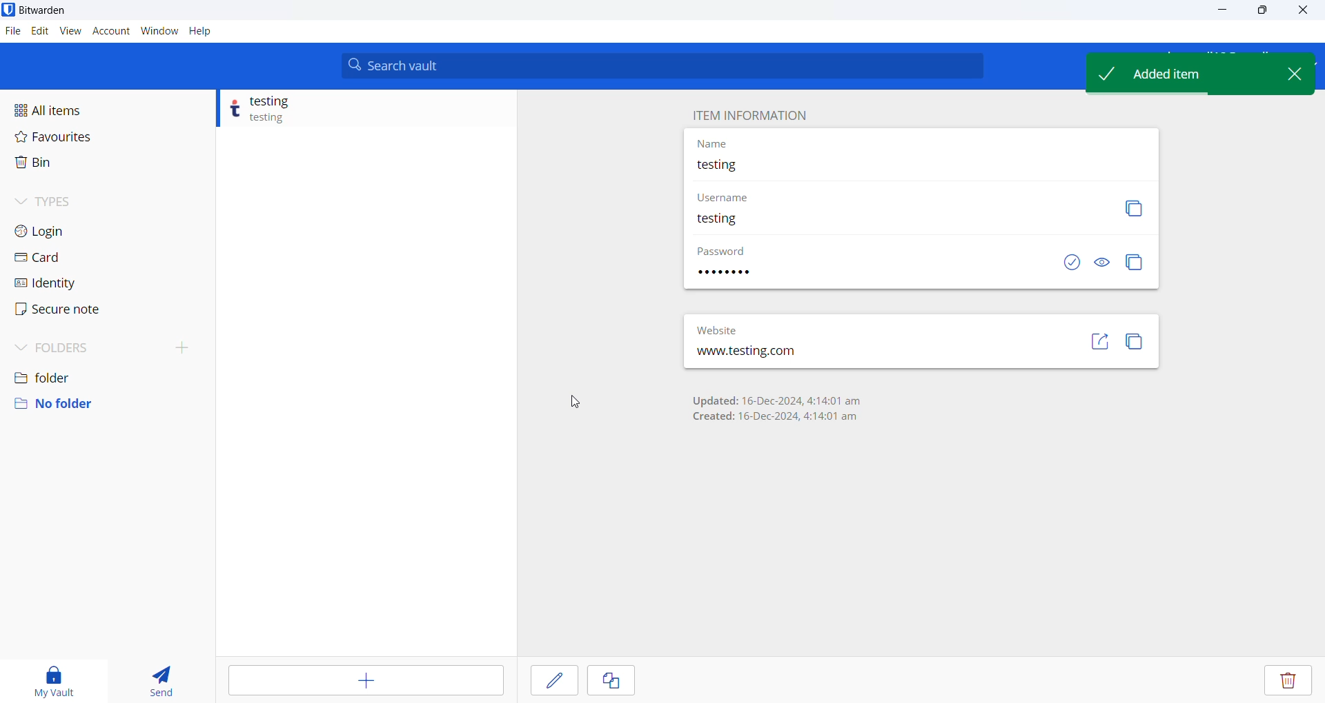  Describe the element at coordinates (80, 108) in the screenshot. I see `all items` at that location.